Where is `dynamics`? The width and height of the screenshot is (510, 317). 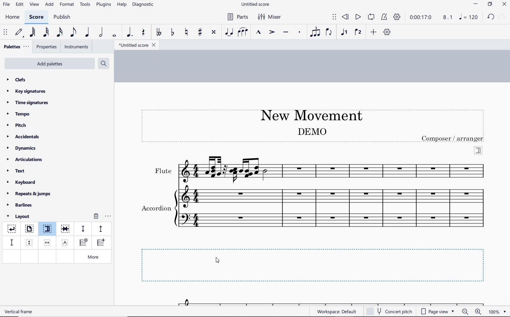
dynamics is located at coordinates (23, 148).